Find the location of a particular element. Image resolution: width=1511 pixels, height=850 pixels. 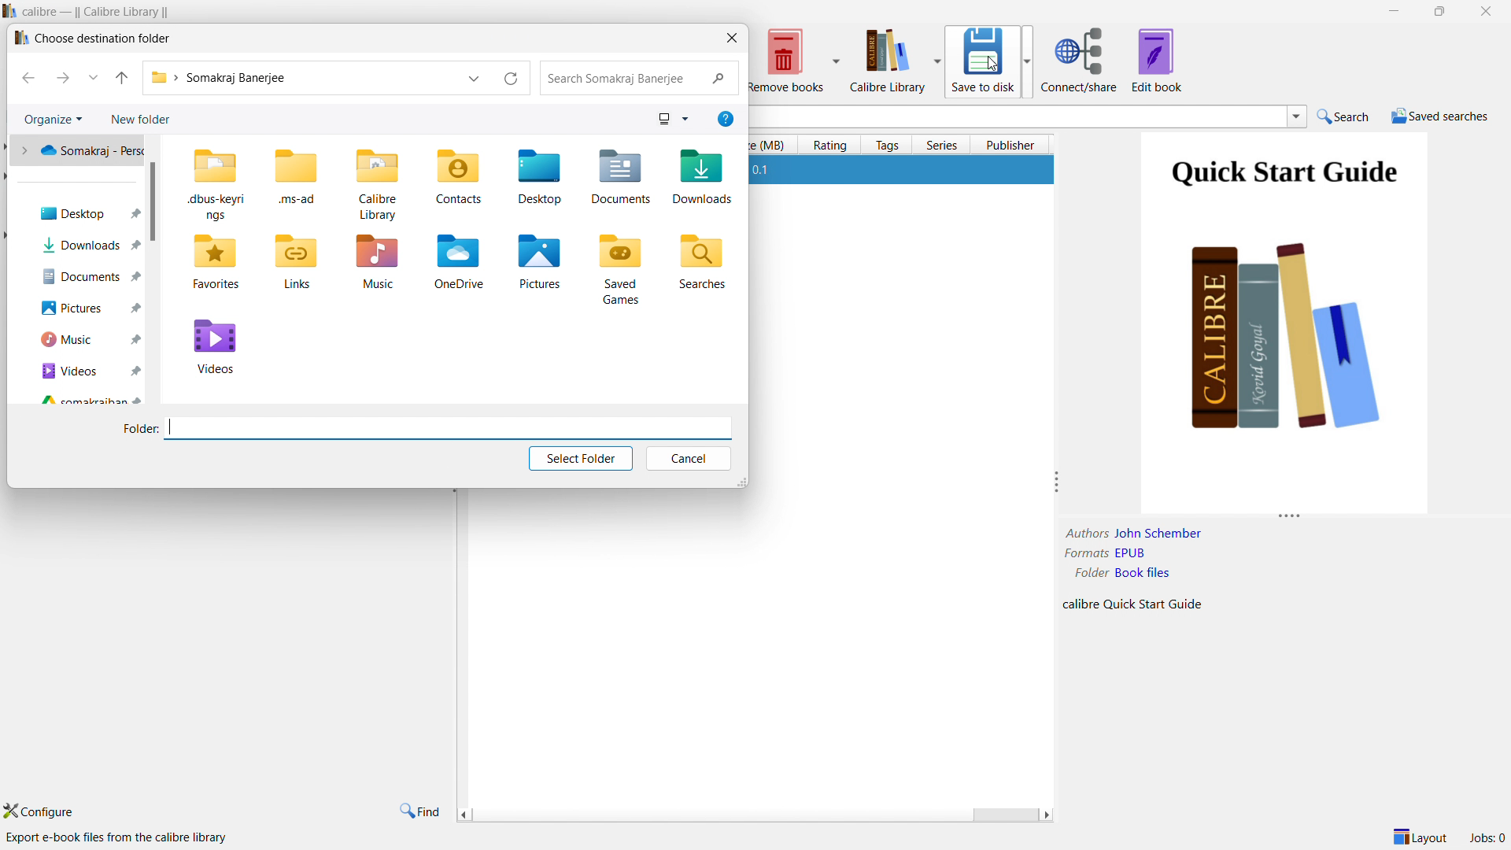

cancel is located at coordinates (690, 458).